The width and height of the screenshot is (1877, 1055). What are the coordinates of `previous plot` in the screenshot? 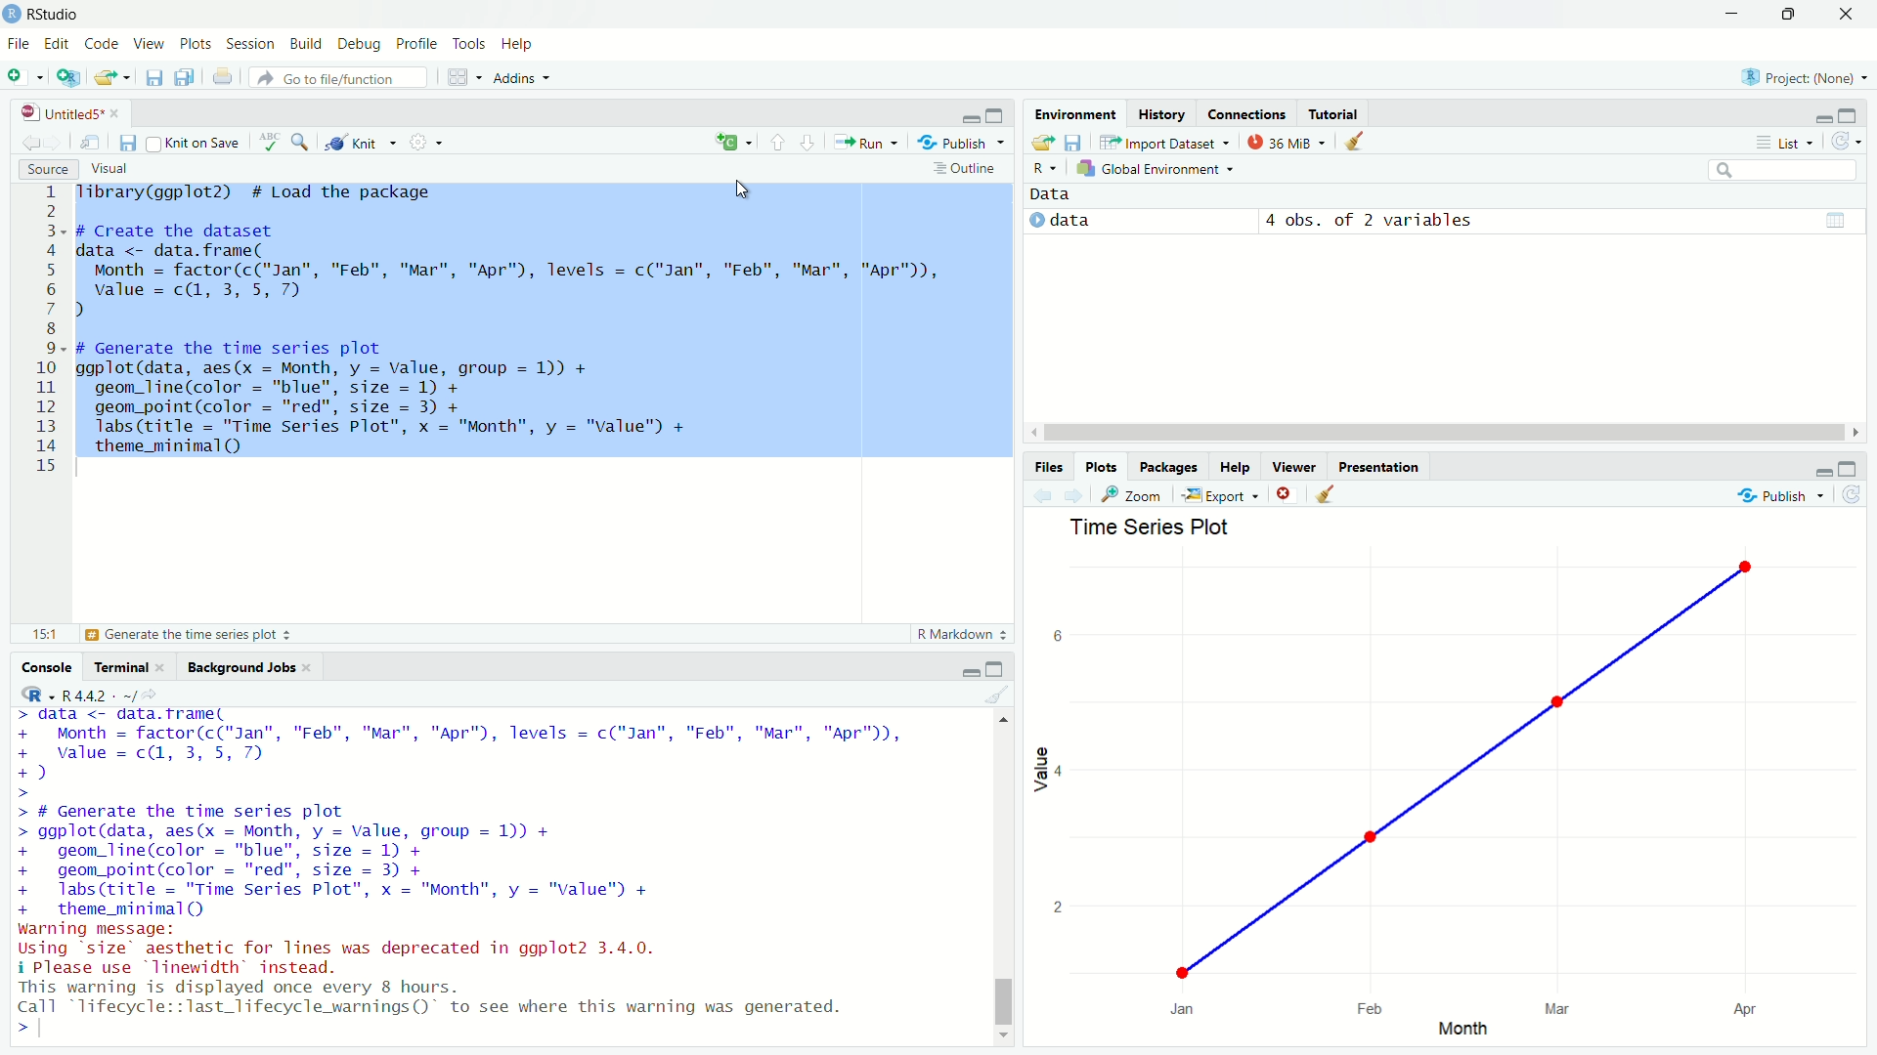 It's located at (1037, 495).